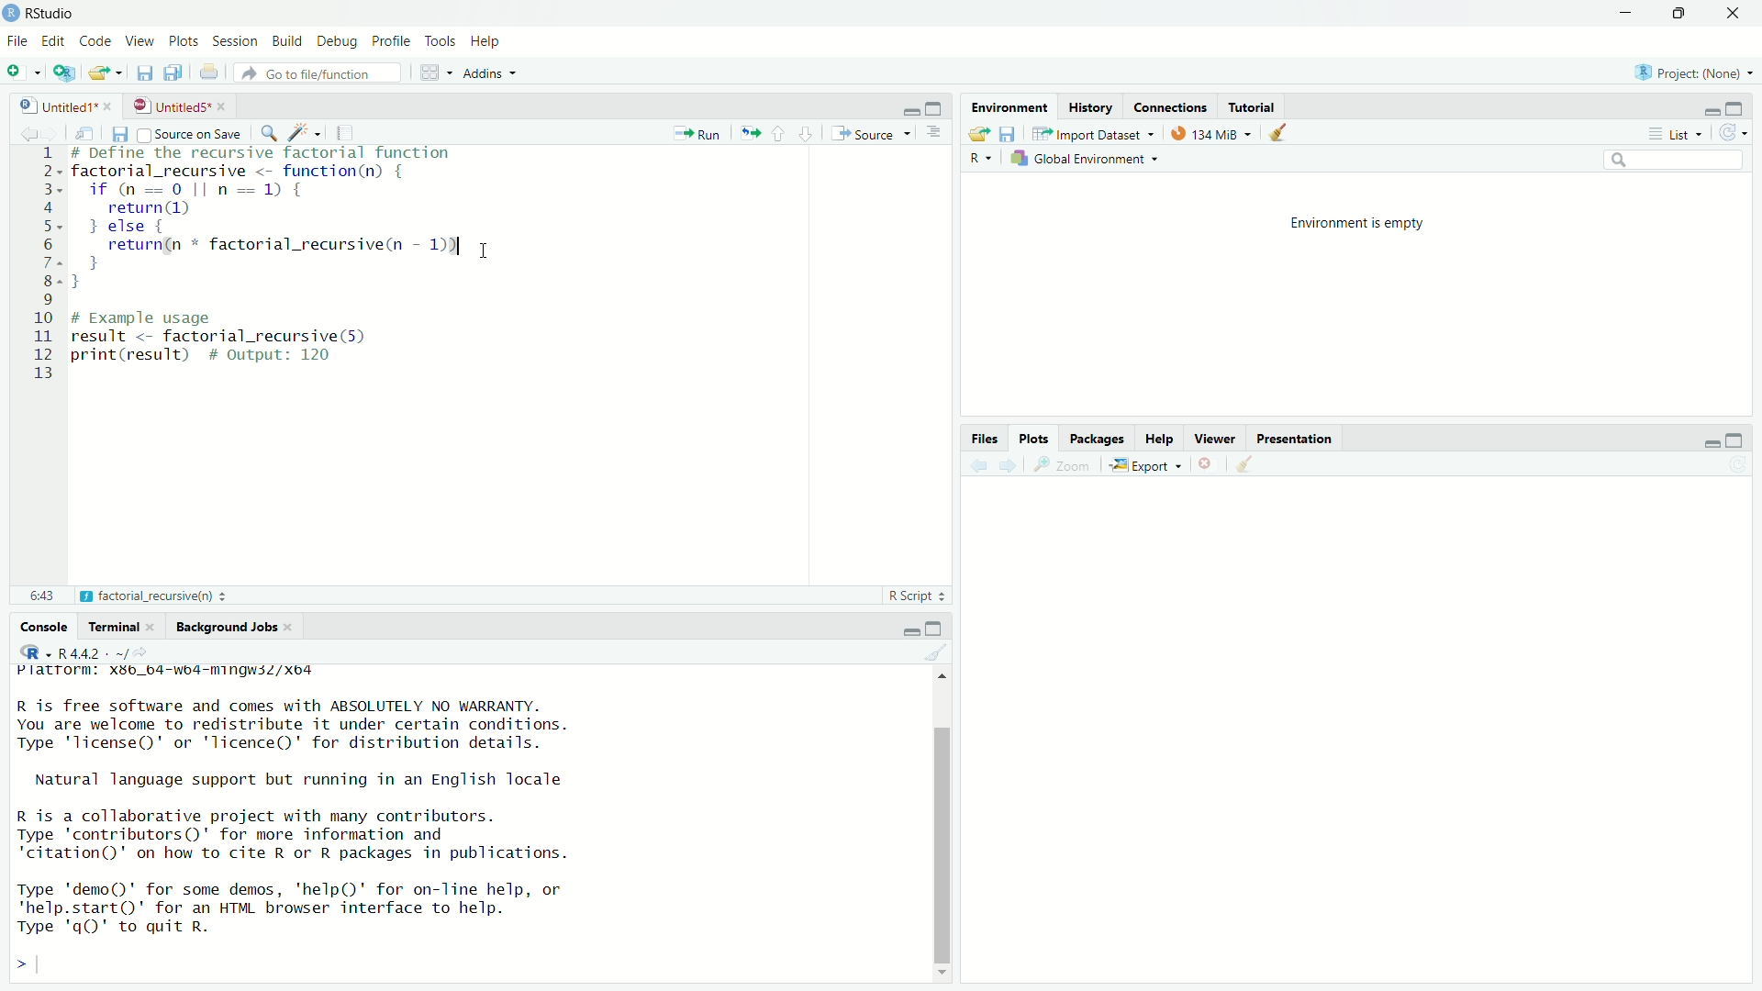 The height and width of the screenshot is (991, 1762). What do you see at coordinates (1355, 221) in the screenshot?
I see `Environment is empty` at bounding box center [1355, 221].